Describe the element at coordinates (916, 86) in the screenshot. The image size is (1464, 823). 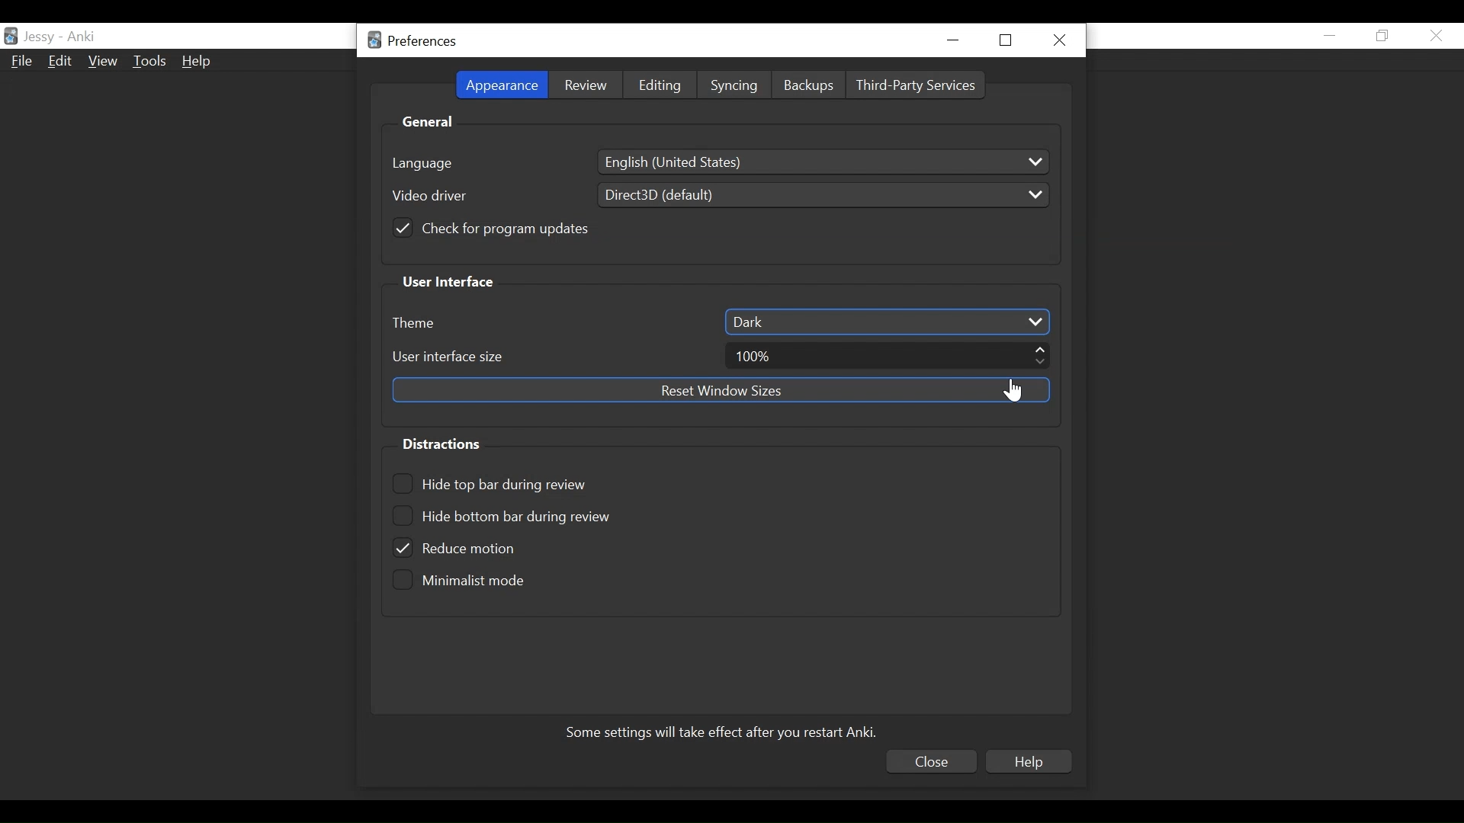
I see `Third Party Services` at that location.